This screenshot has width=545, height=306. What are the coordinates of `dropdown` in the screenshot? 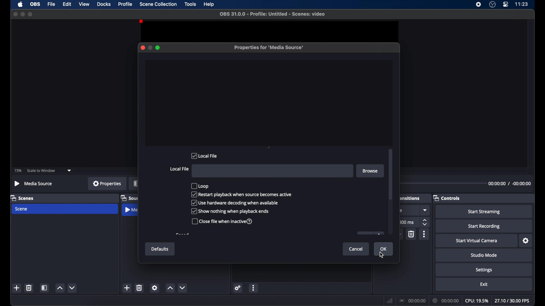 It's located at (425, 210).